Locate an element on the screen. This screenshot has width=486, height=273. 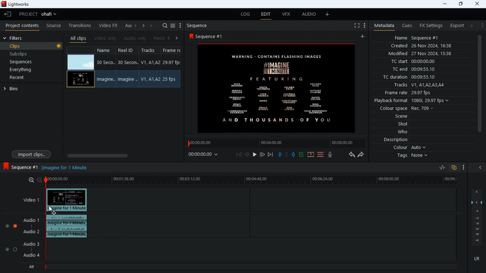
sequence is located at coordinates (198, 25).